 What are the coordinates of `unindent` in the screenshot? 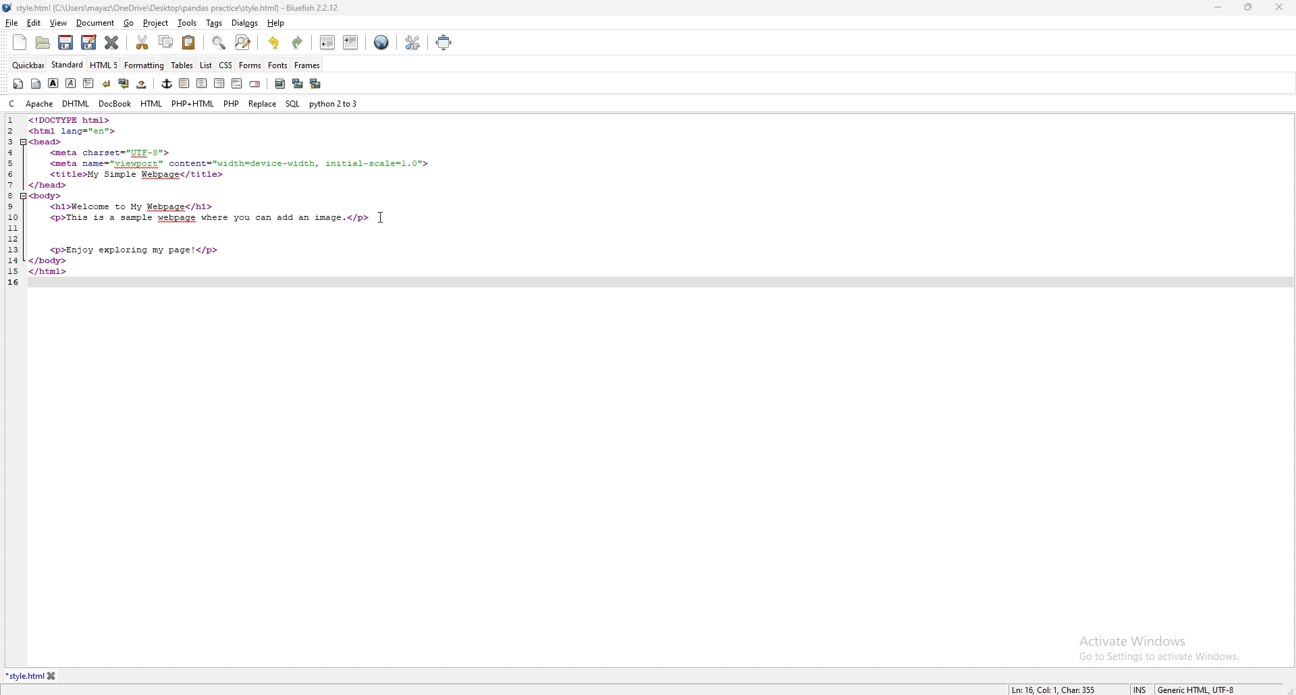 It's located at (327, 43).